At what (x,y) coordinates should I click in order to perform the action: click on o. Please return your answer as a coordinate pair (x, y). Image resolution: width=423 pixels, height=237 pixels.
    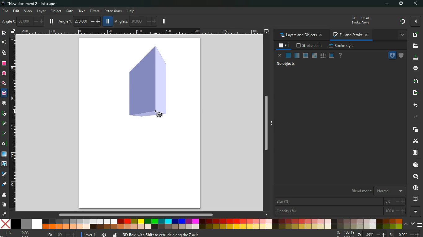
    Looking at the image, I should click on (61, 234).